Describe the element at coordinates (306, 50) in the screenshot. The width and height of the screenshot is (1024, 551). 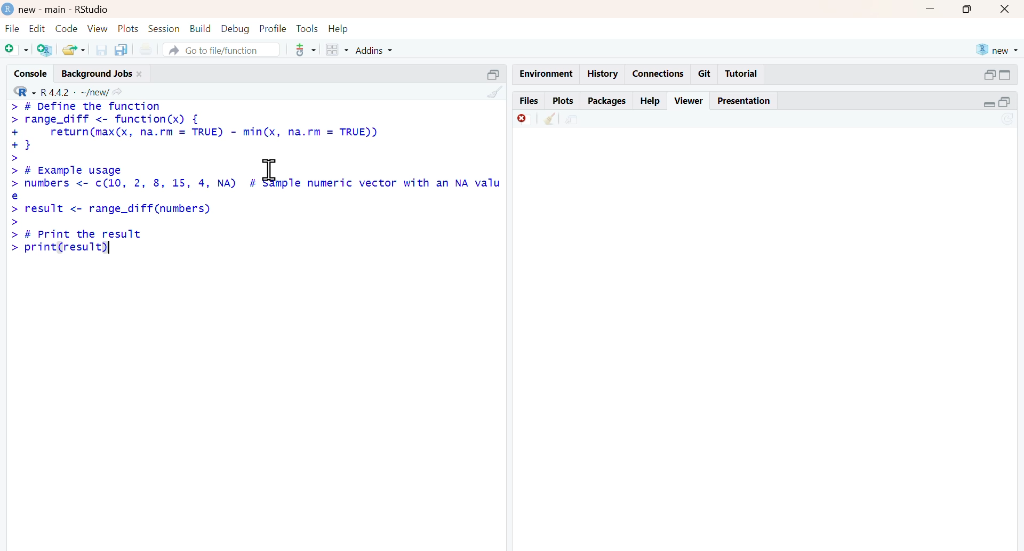
I see `tools` at that location.